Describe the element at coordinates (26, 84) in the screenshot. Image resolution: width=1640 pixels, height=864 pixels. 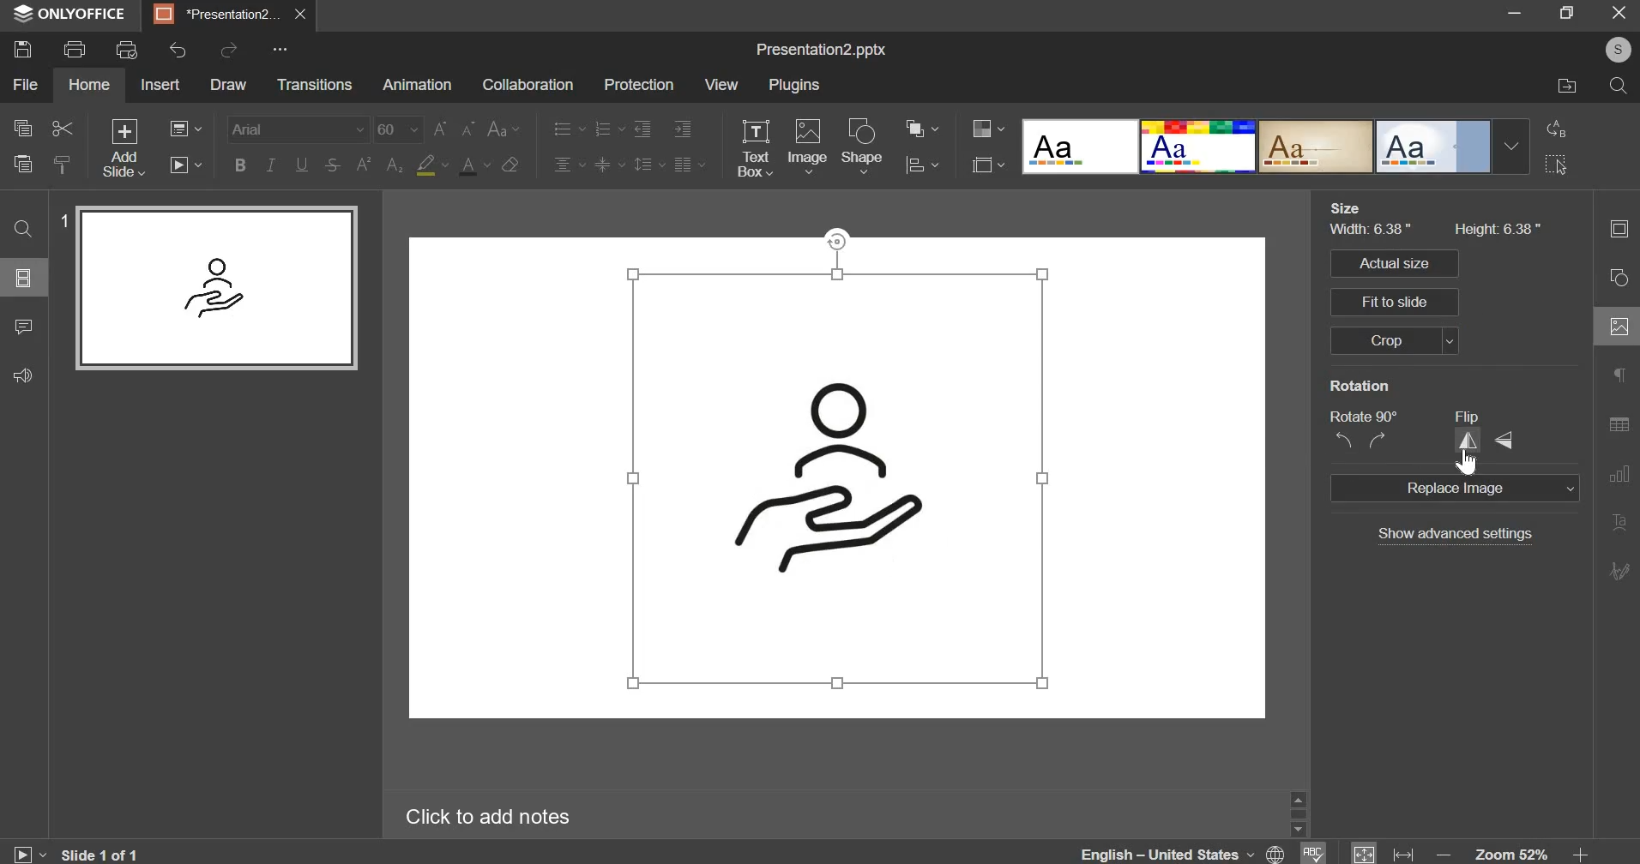
I see `file` at that location.